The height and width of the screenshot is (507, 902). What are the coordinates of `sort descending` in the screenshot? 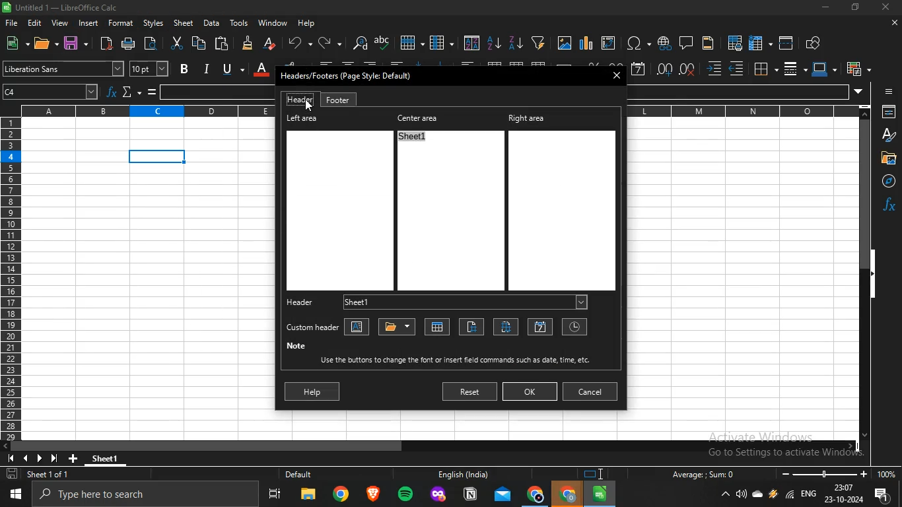 It's located at (515, 42).